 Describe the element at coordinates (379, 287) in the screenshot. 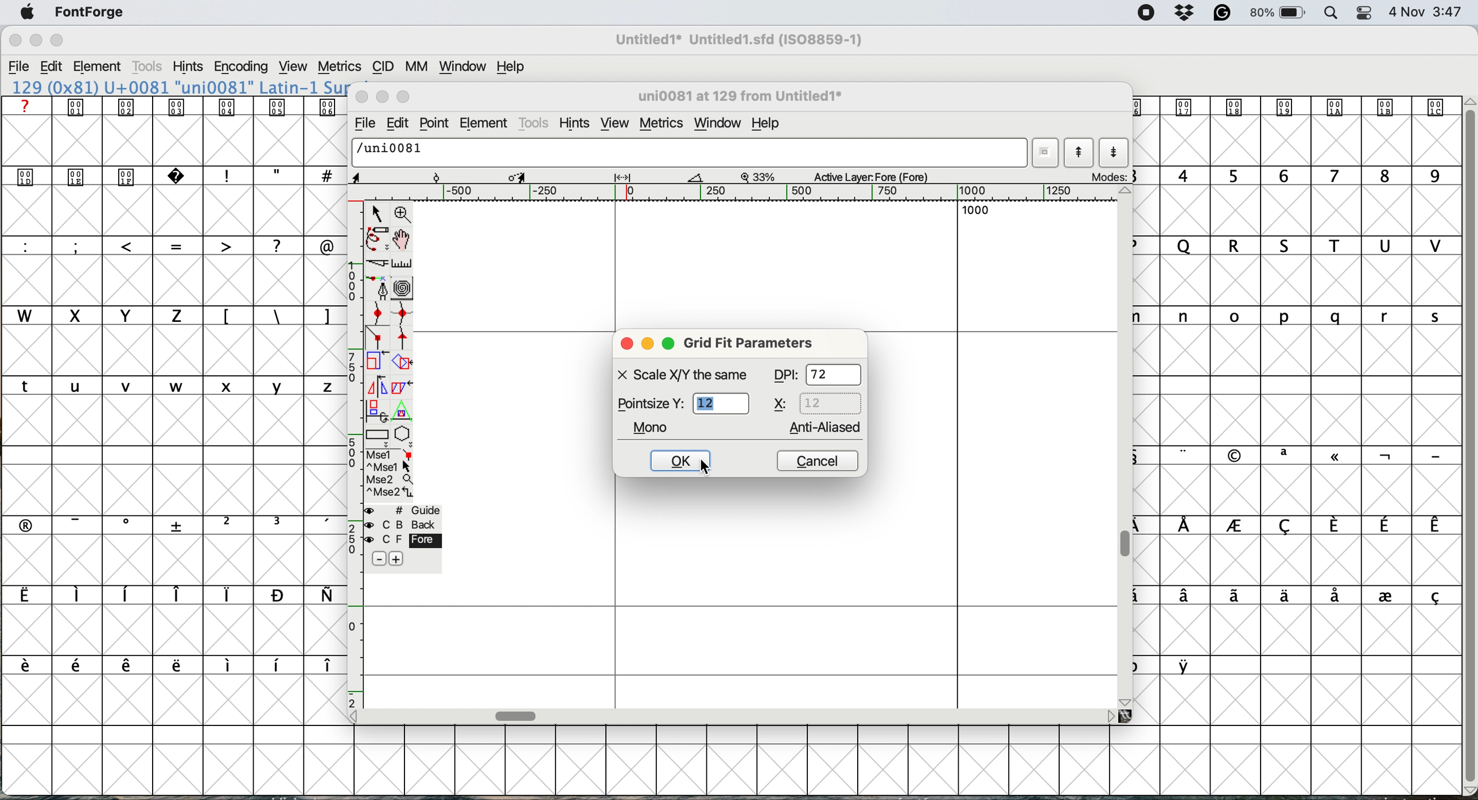

I see `add a point then drag out its points` at that location.